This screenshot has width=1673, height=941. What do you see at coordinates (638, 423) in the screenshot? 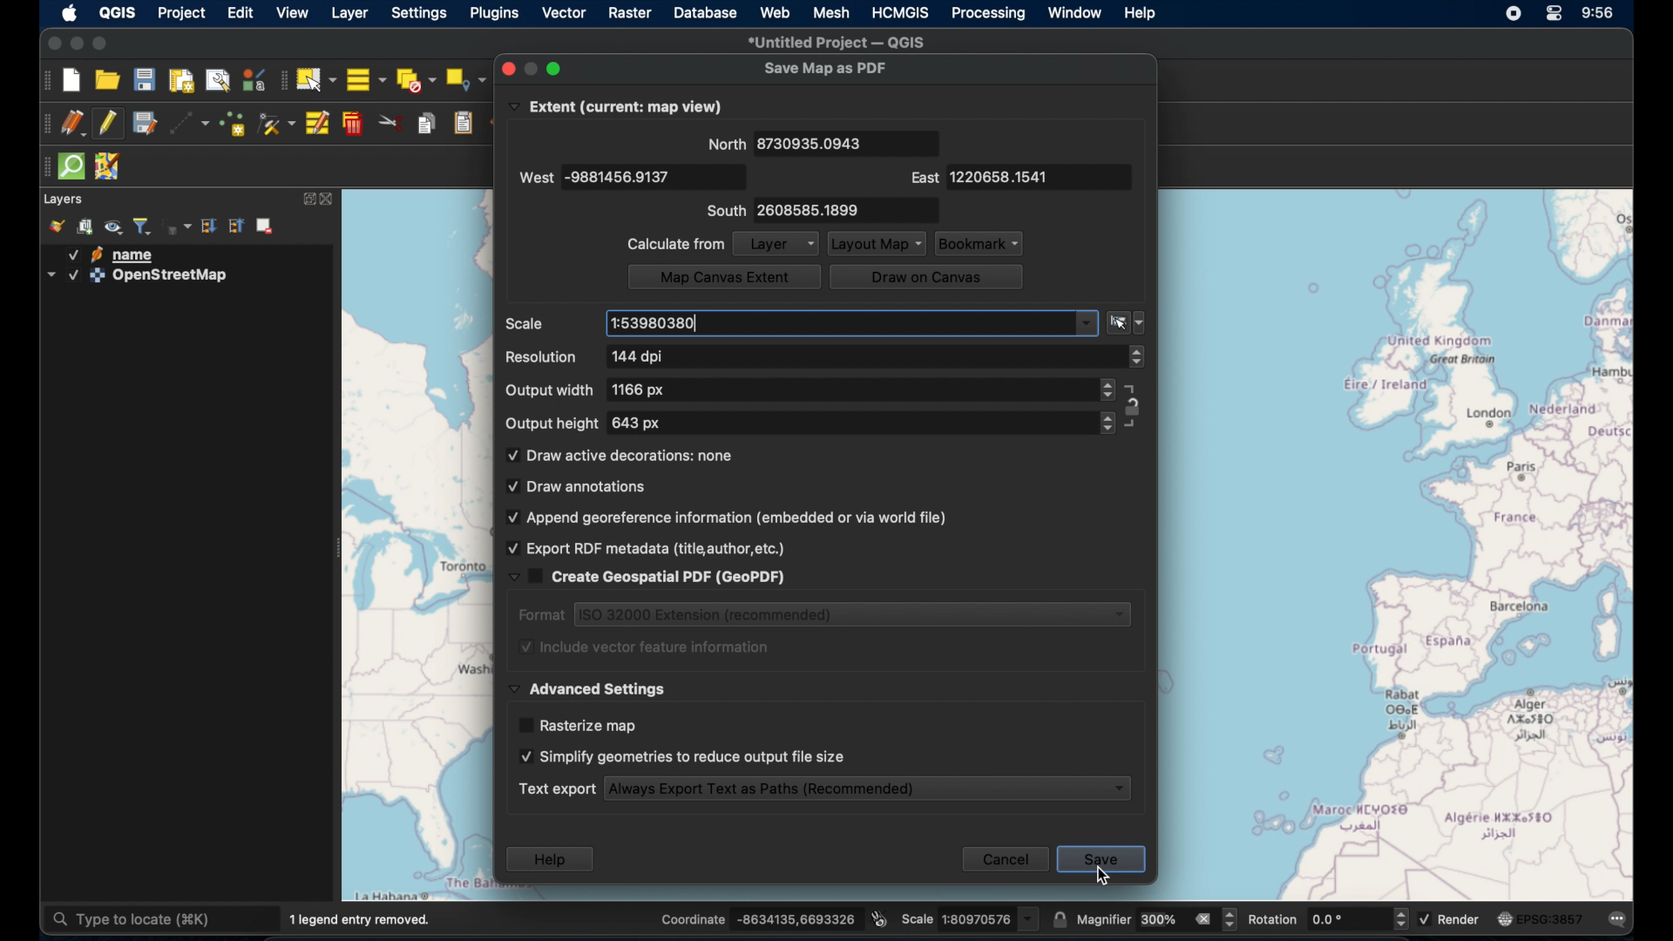
I see `643 px` at bounding box center [638, 423].